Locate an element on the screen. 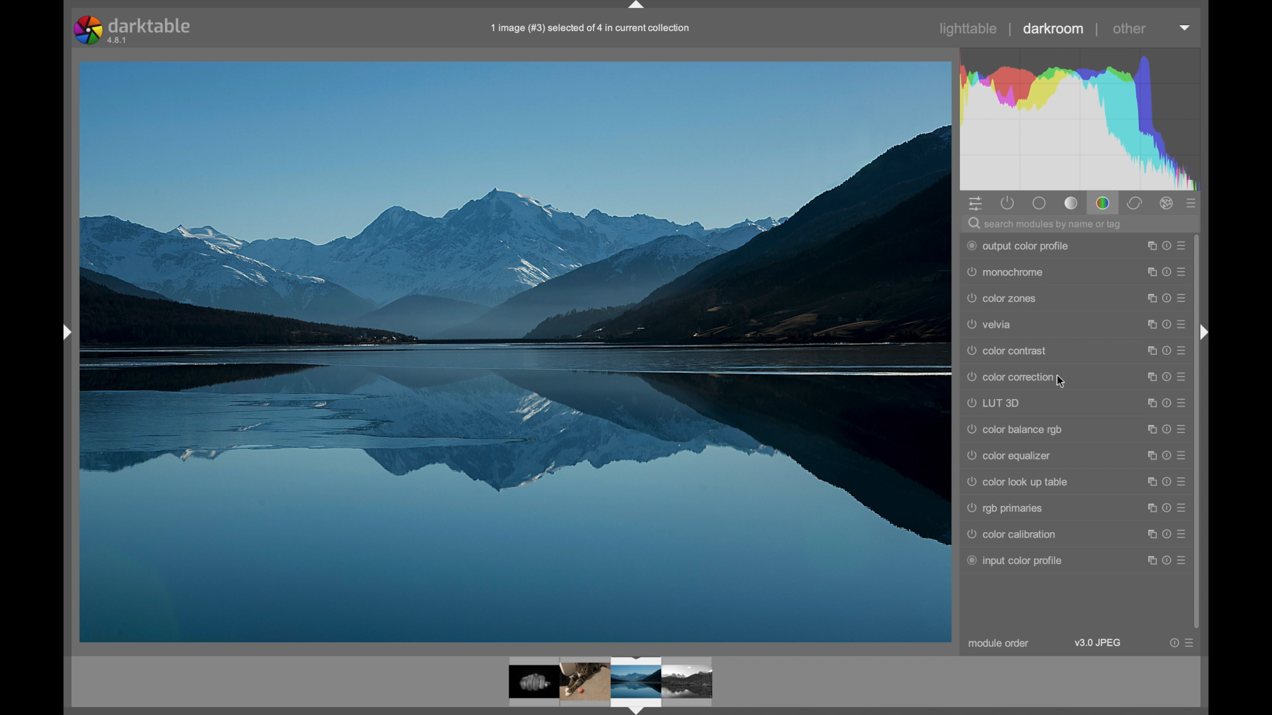 This screenshot has height=715, width=1272. darkroom is located at coordinates (1054, 29).